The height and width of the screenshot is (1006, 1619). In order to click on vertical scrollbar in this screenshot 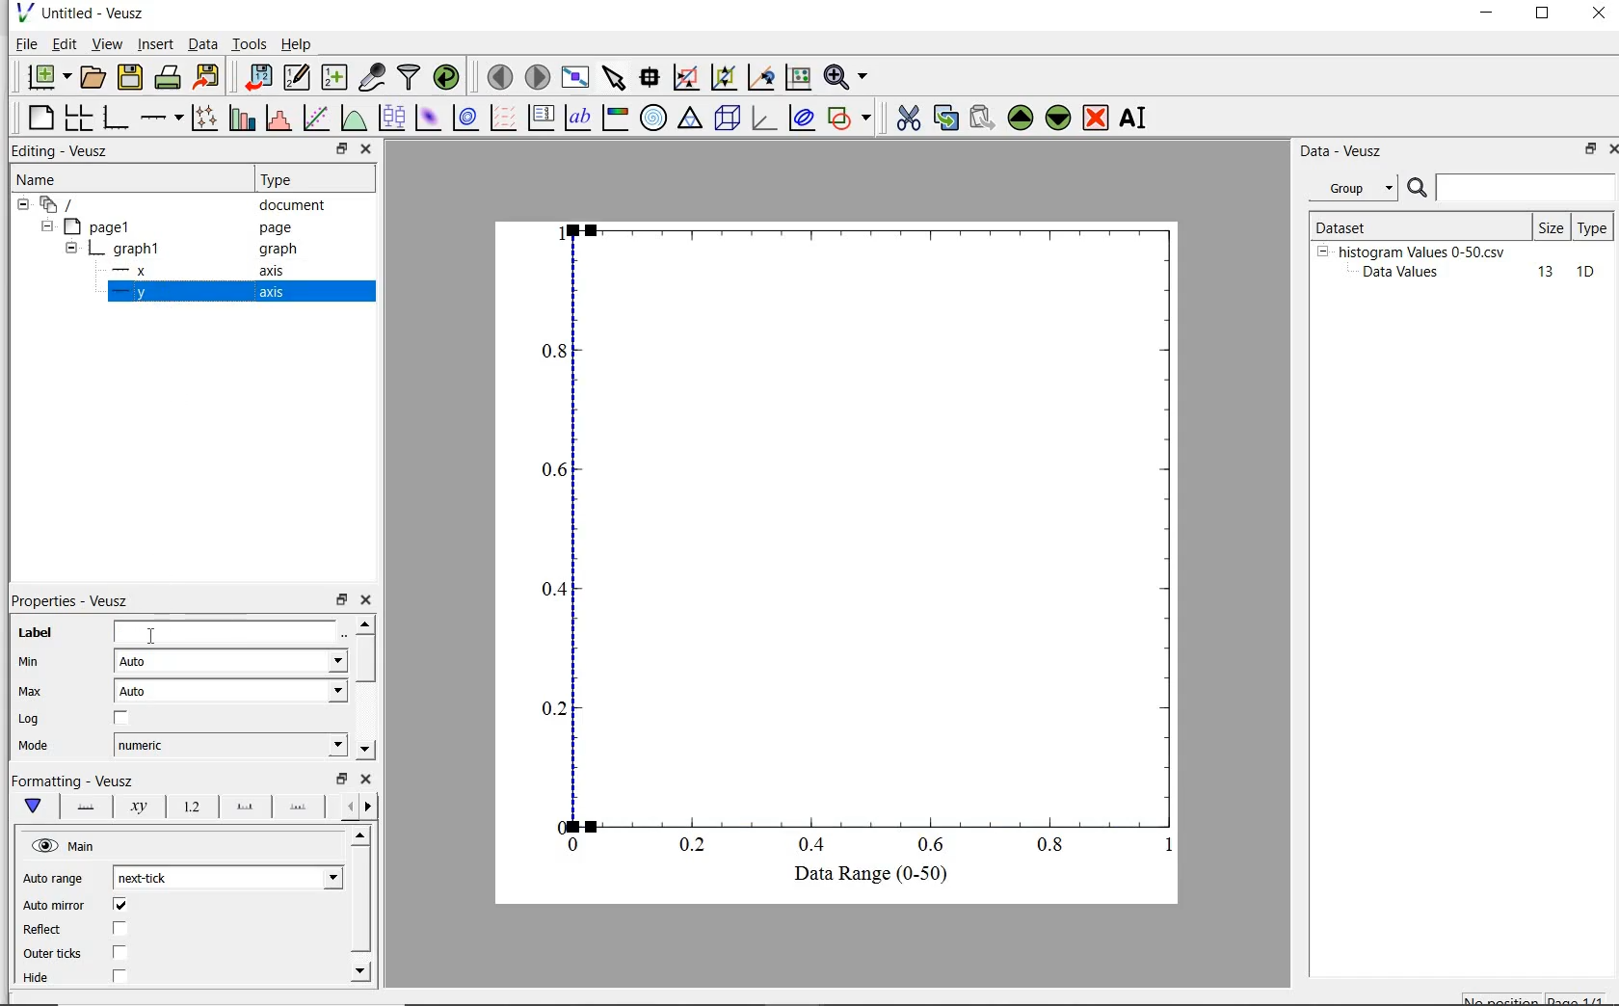, I will do `click(364, 658)`.